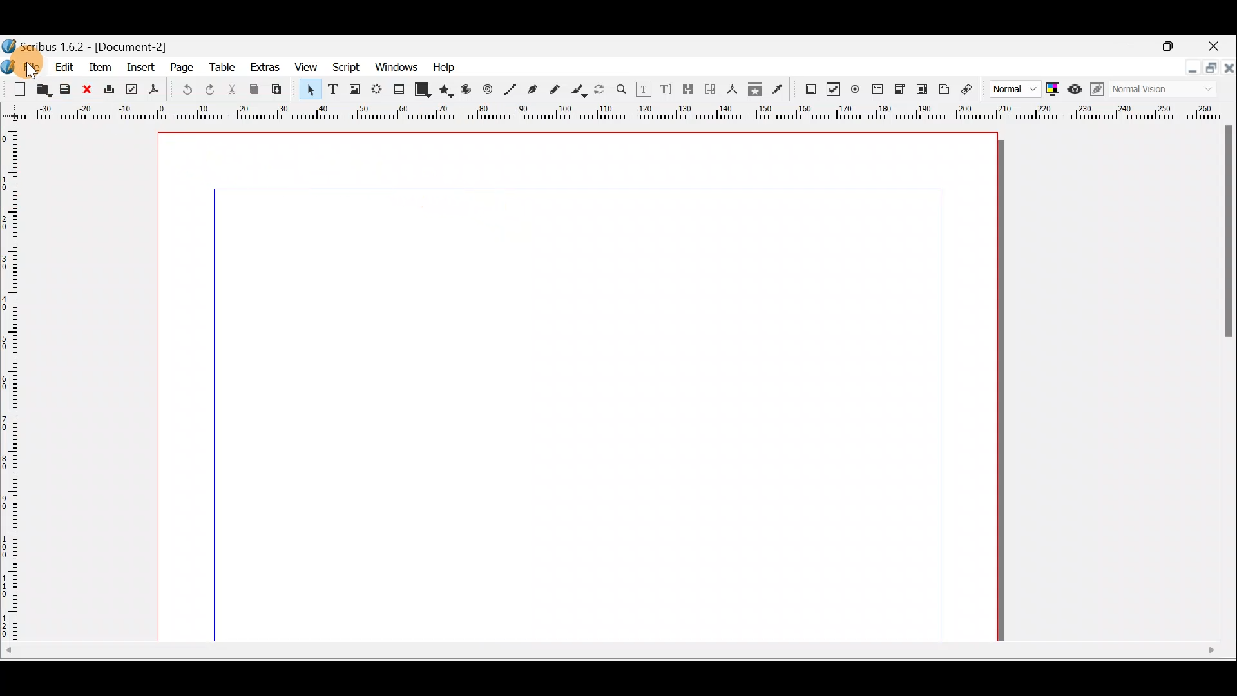 This screenshot has height=696, width=1237. I want to click on Item, so click(99, 68).